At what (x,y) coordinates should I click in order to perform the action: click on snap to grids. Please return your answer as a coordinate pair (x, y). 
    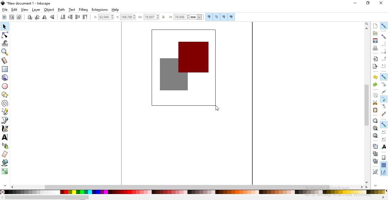
    Looking at the image, I should click on (383, 165).